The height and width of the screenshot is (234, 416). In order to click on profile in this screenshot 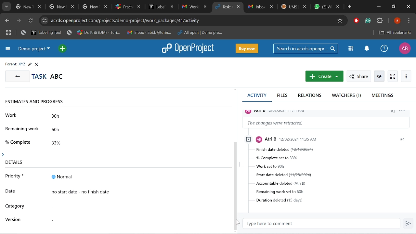, I will do `click(278, 111)`.